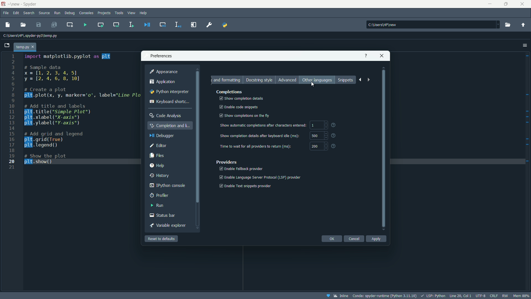 The height and width of the screenshot is (299, 531). What do you see at coordinates (30, 4) in the screenshot?
I see `~\new - Spyder` at bounding box center [30, 4].